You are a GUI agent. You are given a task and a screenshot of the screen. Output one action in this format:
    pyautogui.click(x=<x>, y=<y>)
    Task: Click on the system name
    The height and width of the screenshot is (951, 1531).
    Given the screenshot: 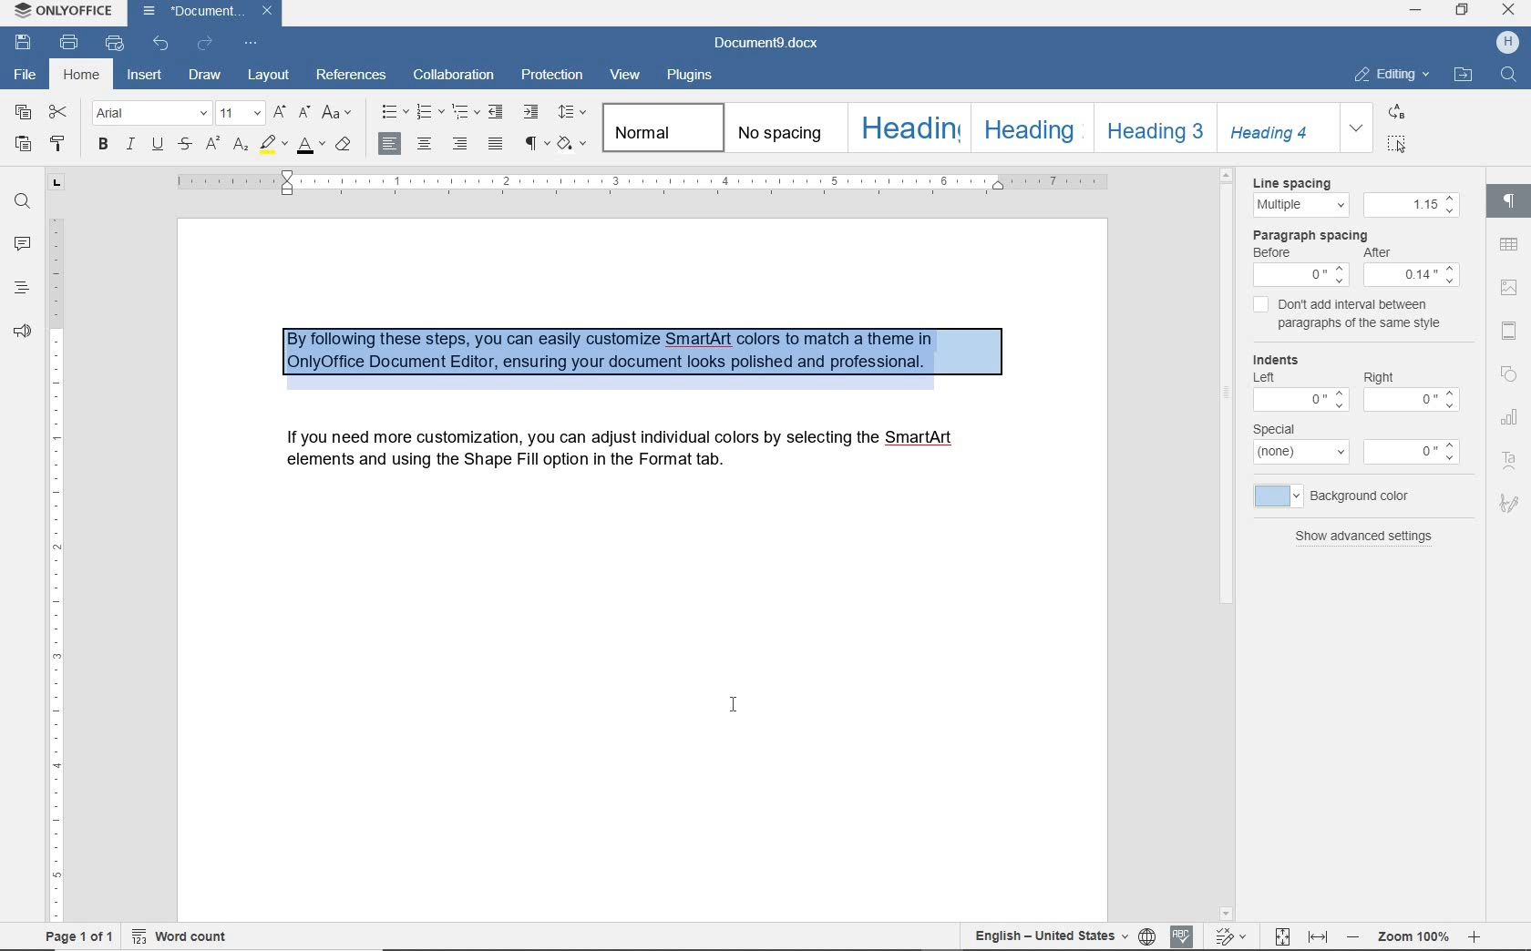 What is the action you would take?
    pyautogui.click(x=65, y=12)
    